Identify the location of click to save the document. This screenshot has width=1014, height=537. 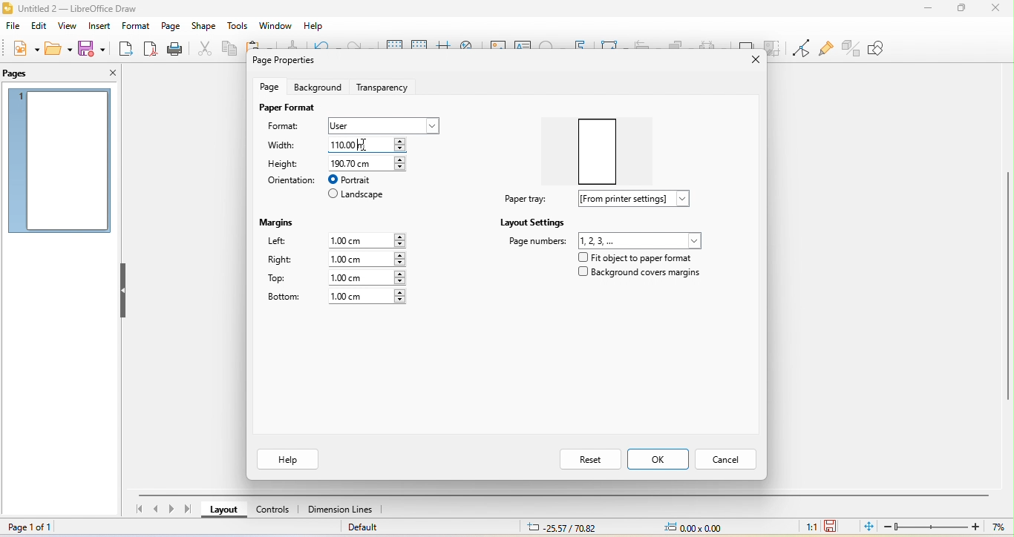
(831, 525).